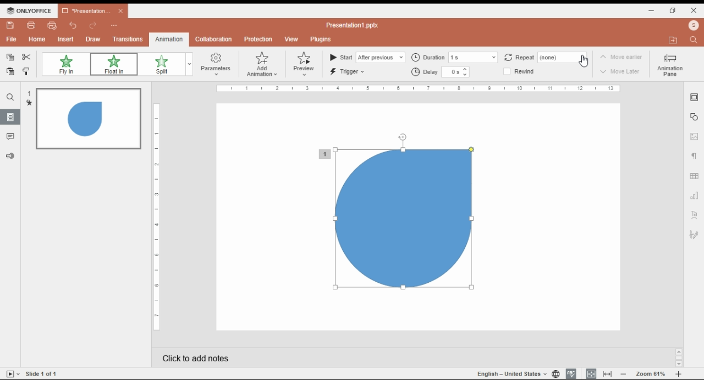 Image resolution: width=704 pixels, height=380 pixels. Describe the element at coordinates (128, 39) in the screenshot. I see `transitions` at that location.